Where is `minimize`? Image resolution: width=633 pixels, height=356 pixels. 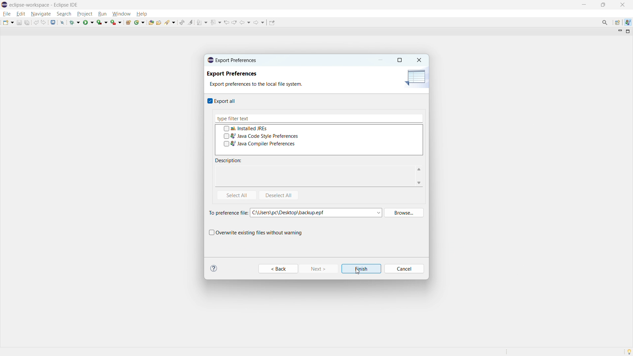
minimize is located at coordinates (583, 4).